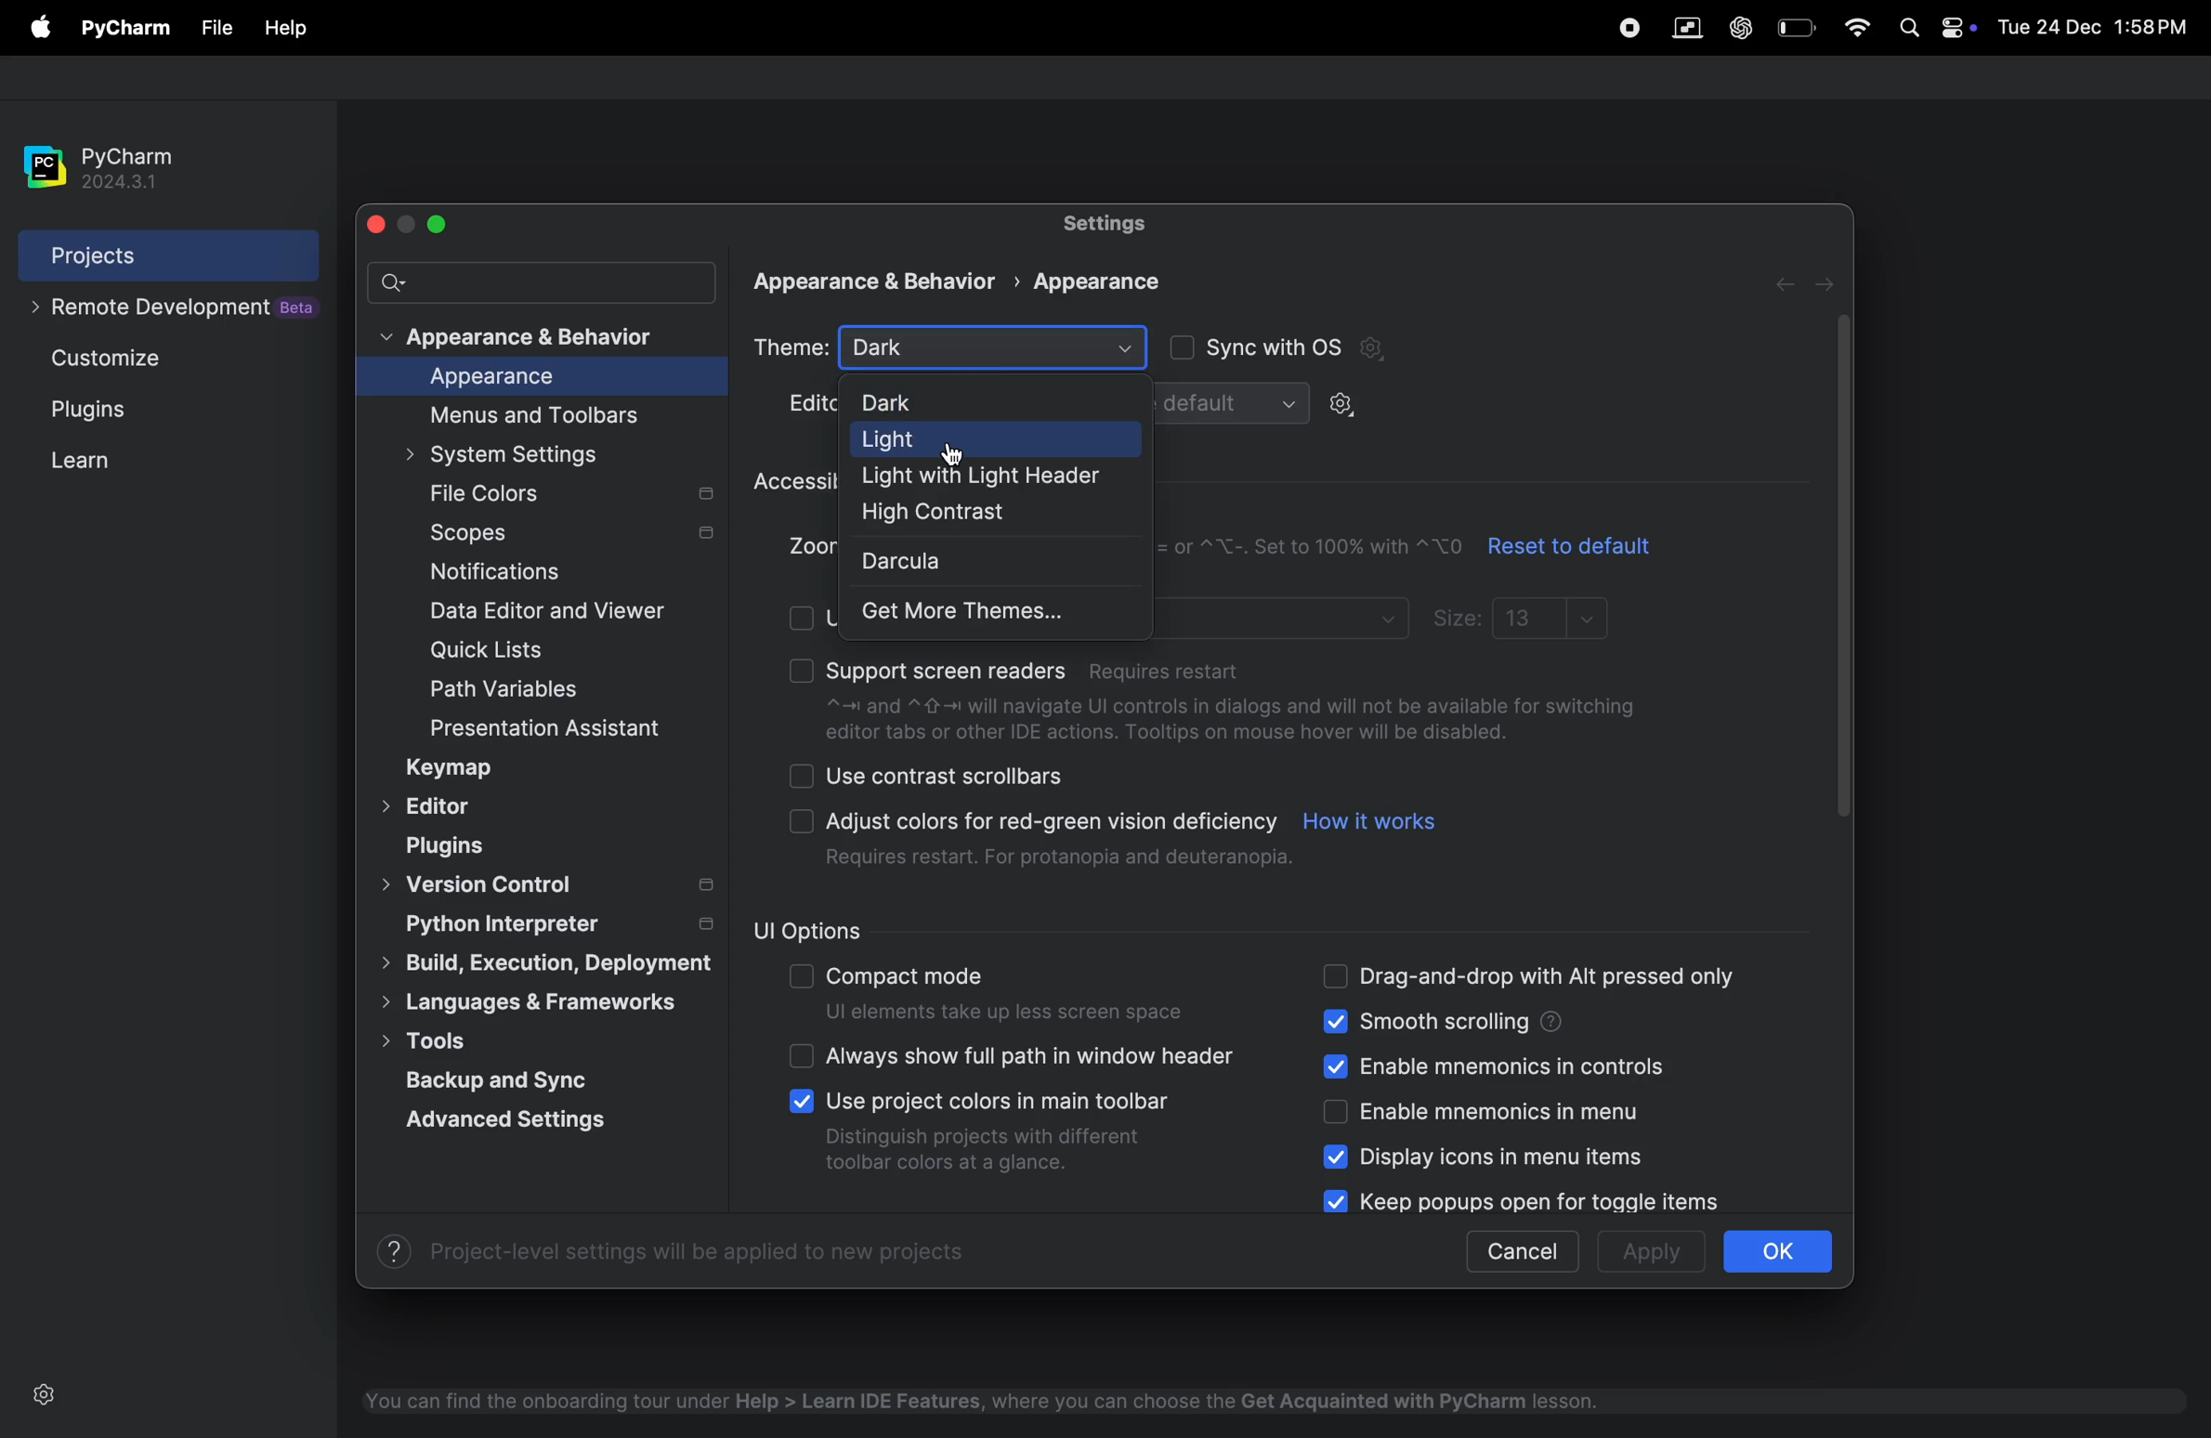 Image resolution: width=2211 pixels, height=1438 pixels. What do you see at coordinates (443, 223) in the screenshot?
I see `maximize` at bounding box center [443, 223].